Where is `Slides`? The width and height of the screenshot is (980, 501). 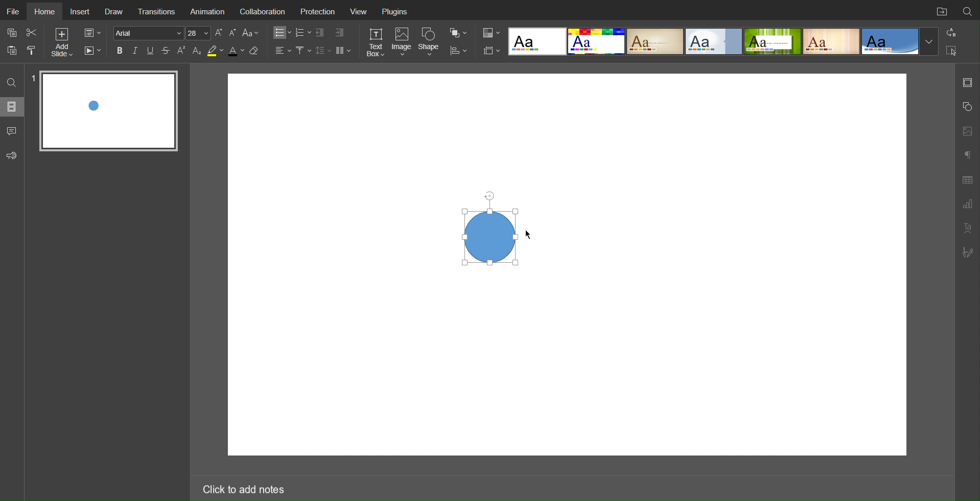 Slides is located at coordinates (13, 106).